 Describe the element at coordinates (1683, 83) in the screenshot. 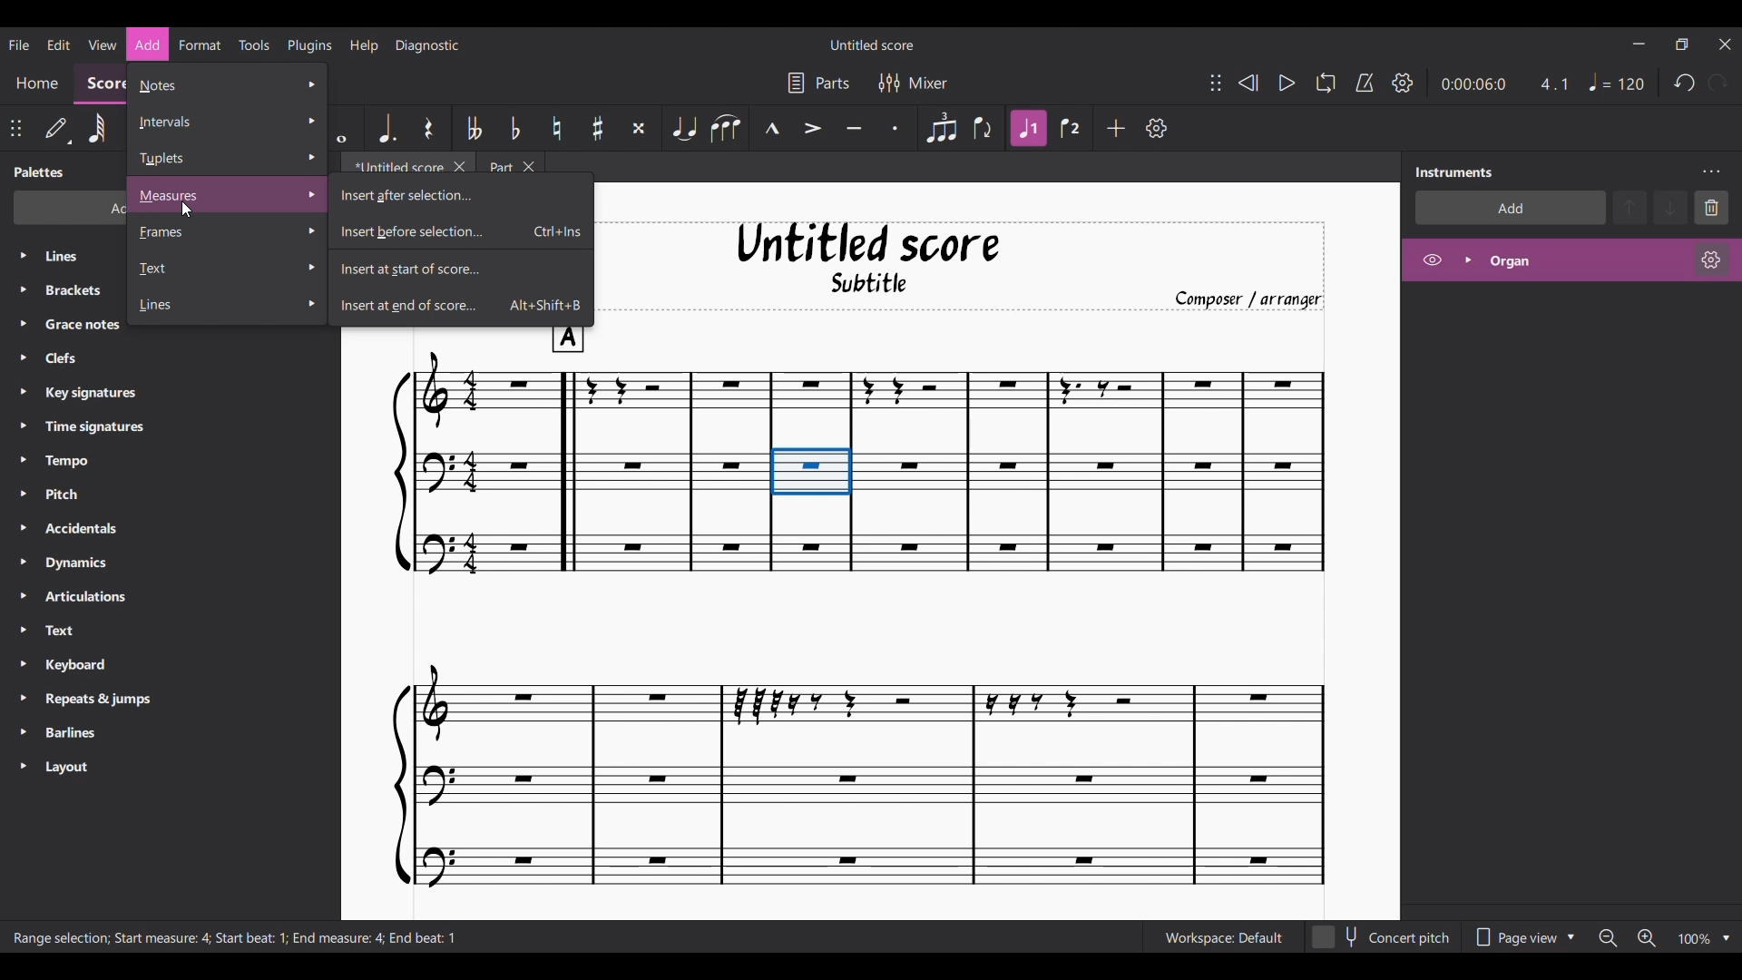

I see `Undo` at that location.